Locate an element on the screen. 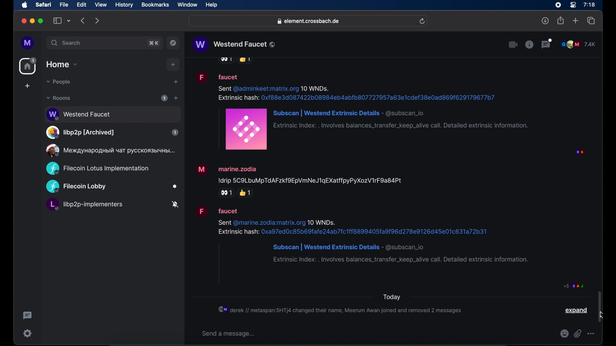 The image size is (616, 346). message is located at coordinates (361, 111).